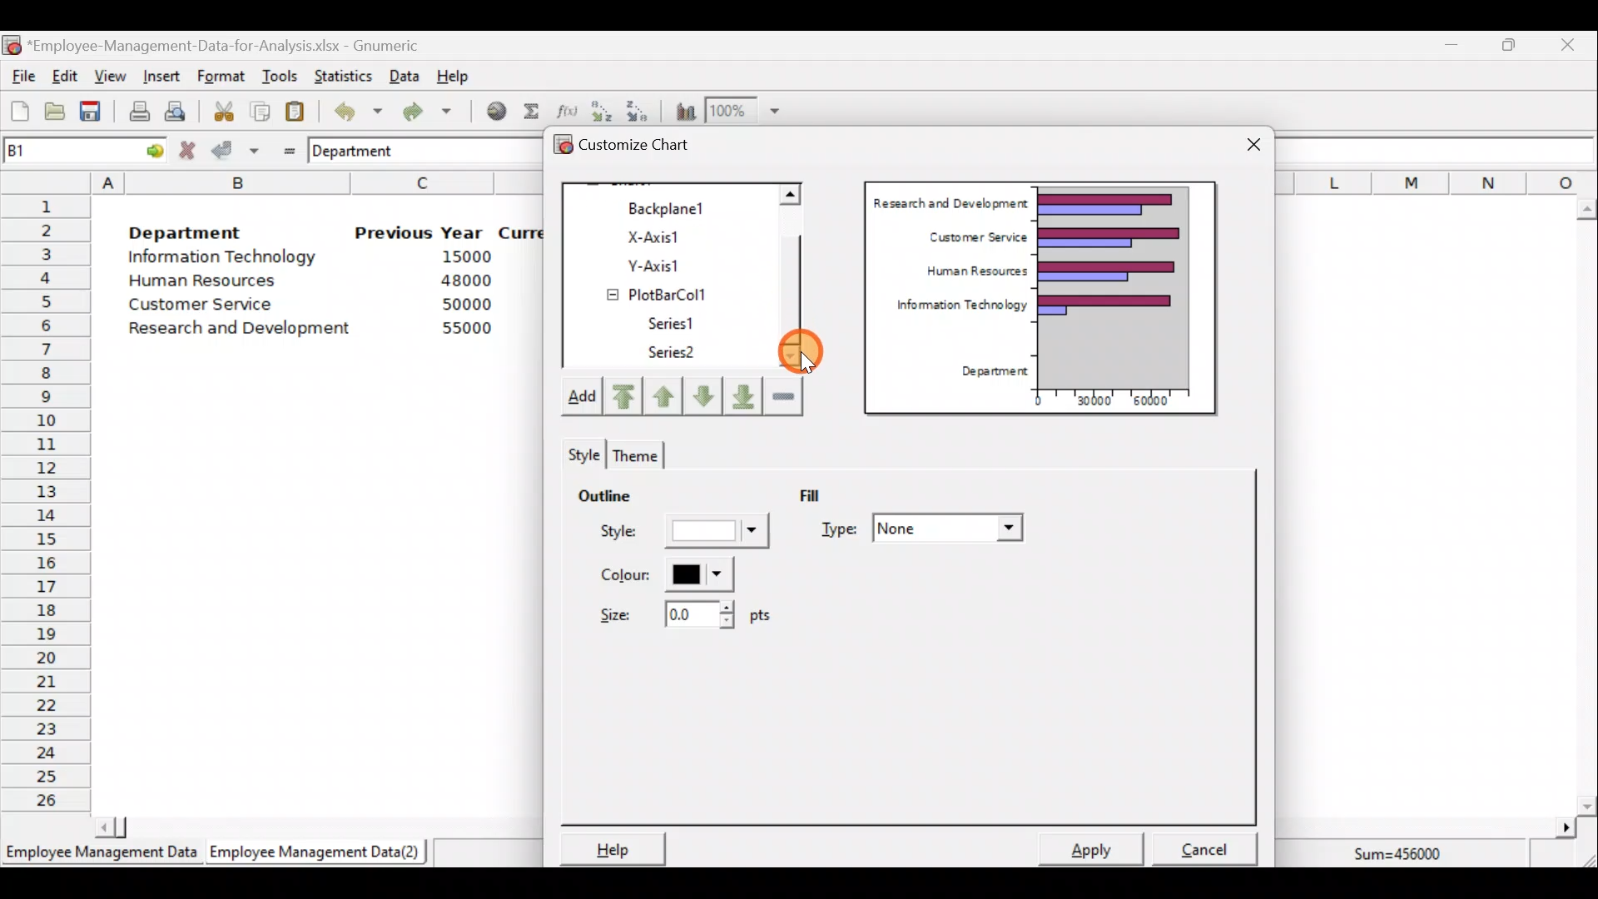  Describe the element at coordinates (673, 206) in the screenshot. I see `Backplane1` at that location.